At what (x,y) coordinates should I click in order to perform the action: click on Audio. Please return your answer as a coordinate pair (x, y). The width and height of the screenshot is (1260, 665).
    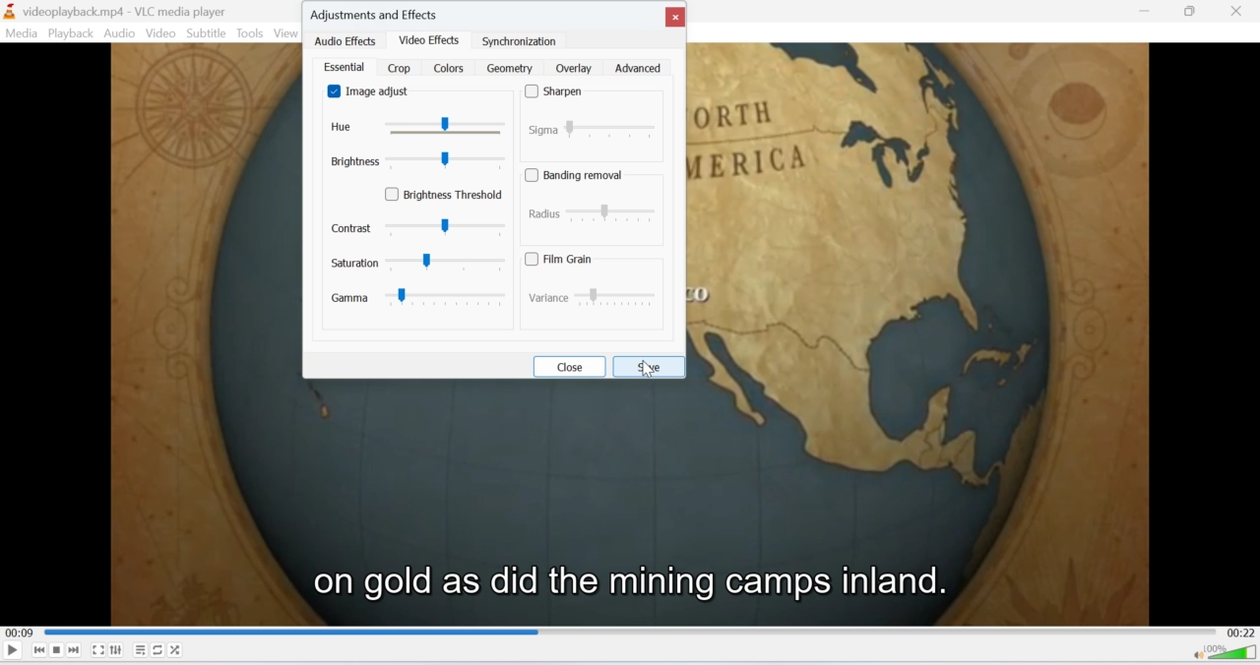
    Looking at the image, I should click on (120, 32).